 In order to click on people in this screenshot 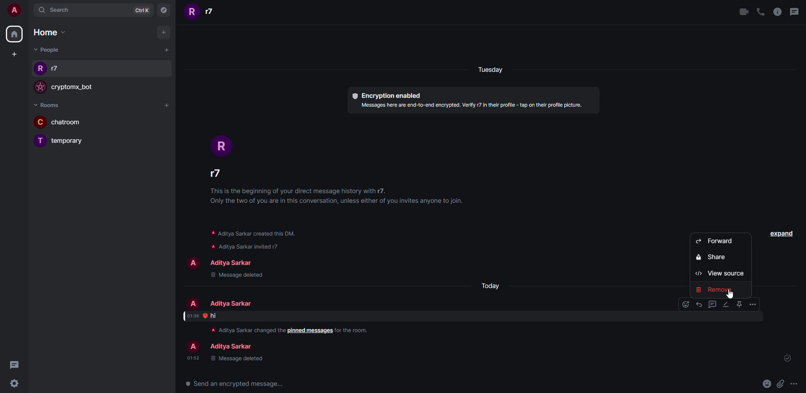, I will do `click(229, 304)`.